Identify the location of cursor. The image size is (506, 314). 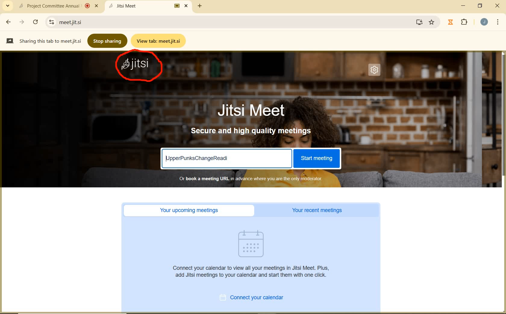
(314, 233).